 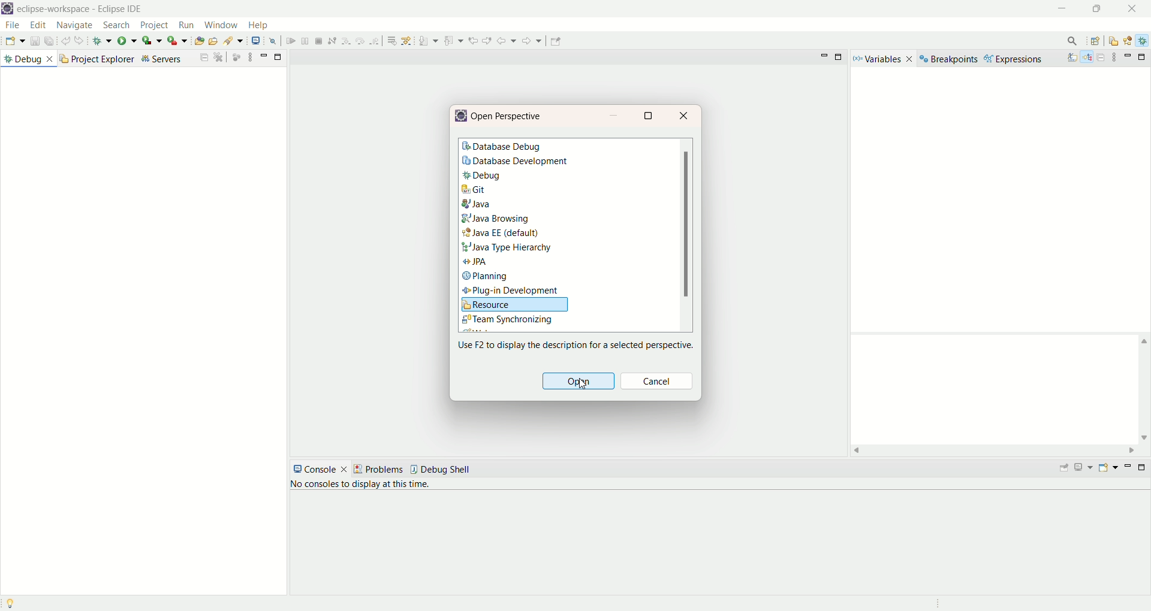 I want to click on debug, so click(x=1144, y=41).